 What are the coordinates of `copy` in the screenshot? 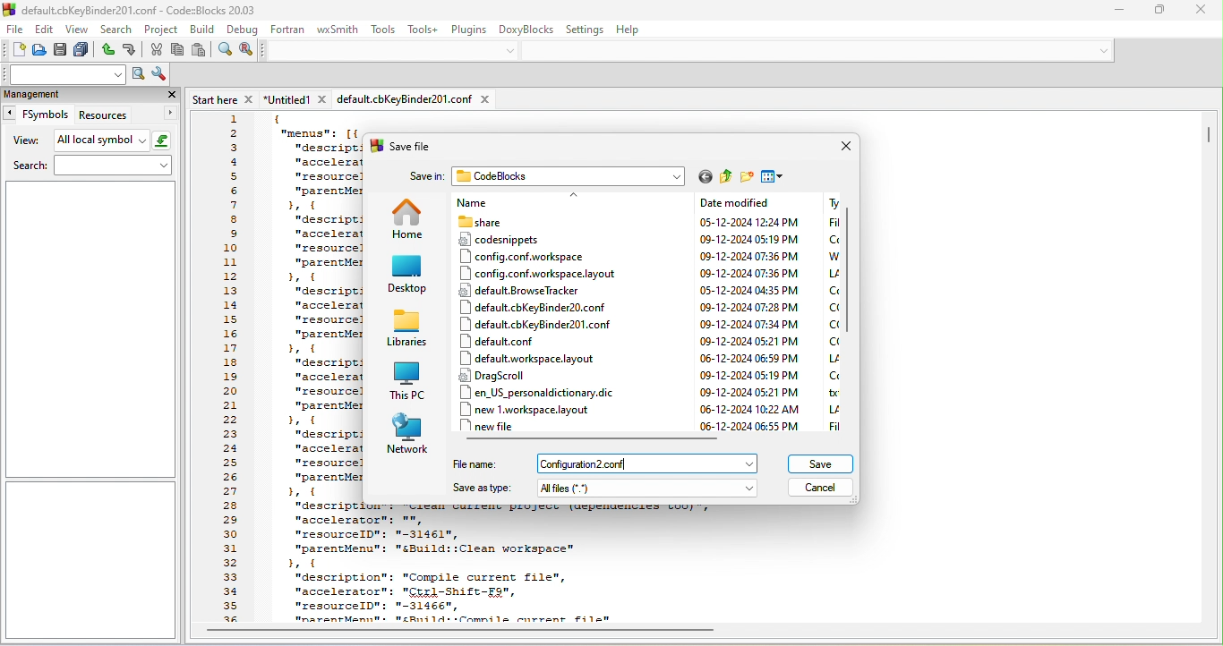 It's located at (177, 51).